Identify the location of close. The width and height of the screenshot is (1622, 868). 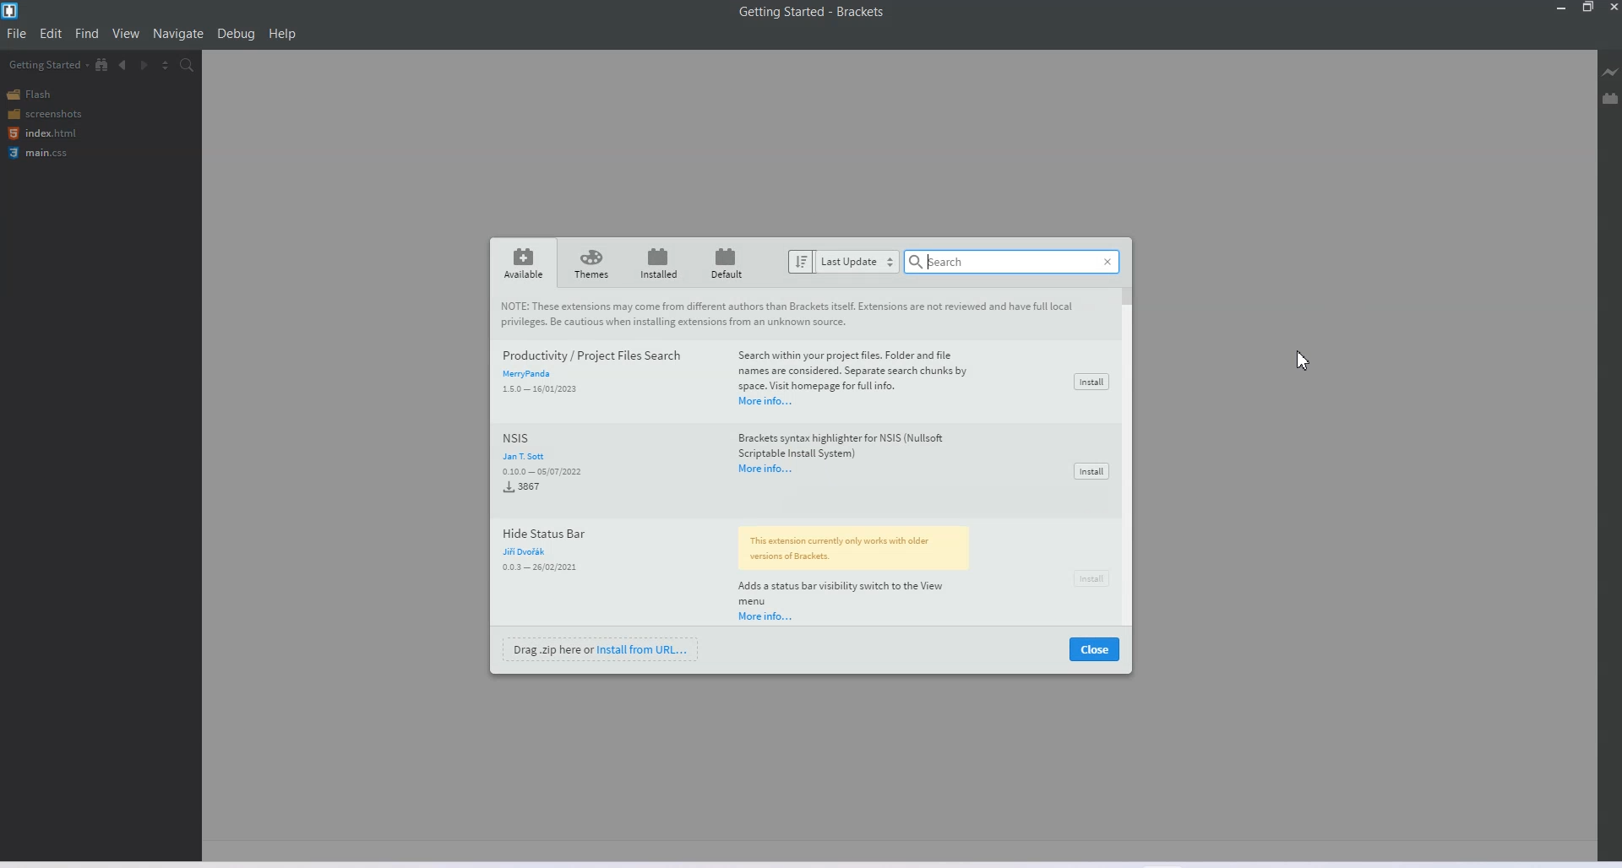
(1095, 650).